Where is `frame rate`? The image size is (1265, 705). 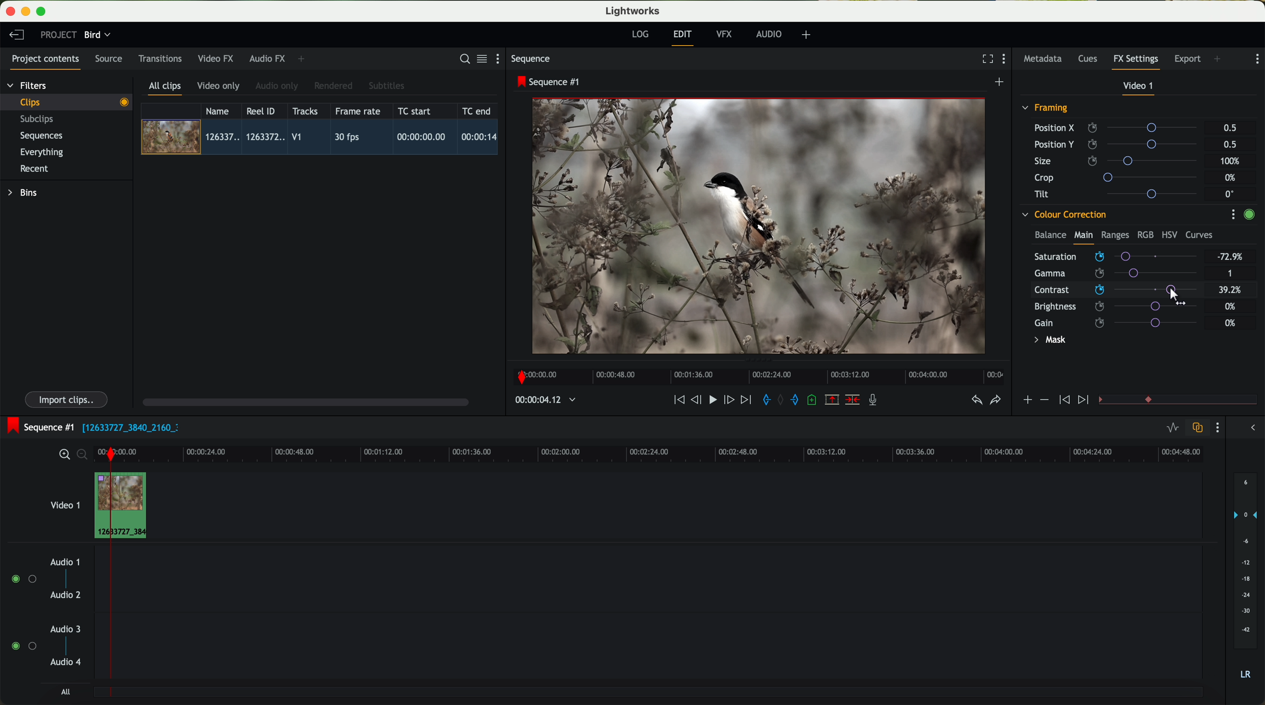
frame rate is located at coordinates (358, 112).